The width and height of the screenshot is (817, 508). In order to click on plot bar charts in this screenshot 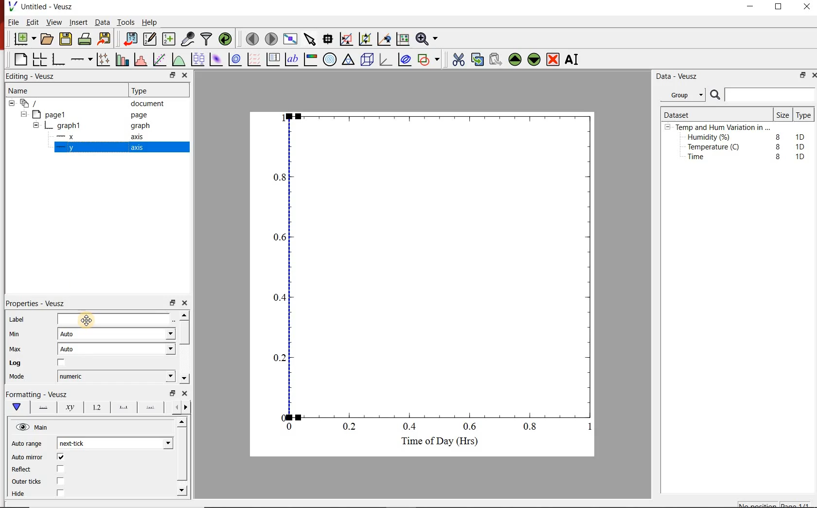, I will do `click(123, 58)`.